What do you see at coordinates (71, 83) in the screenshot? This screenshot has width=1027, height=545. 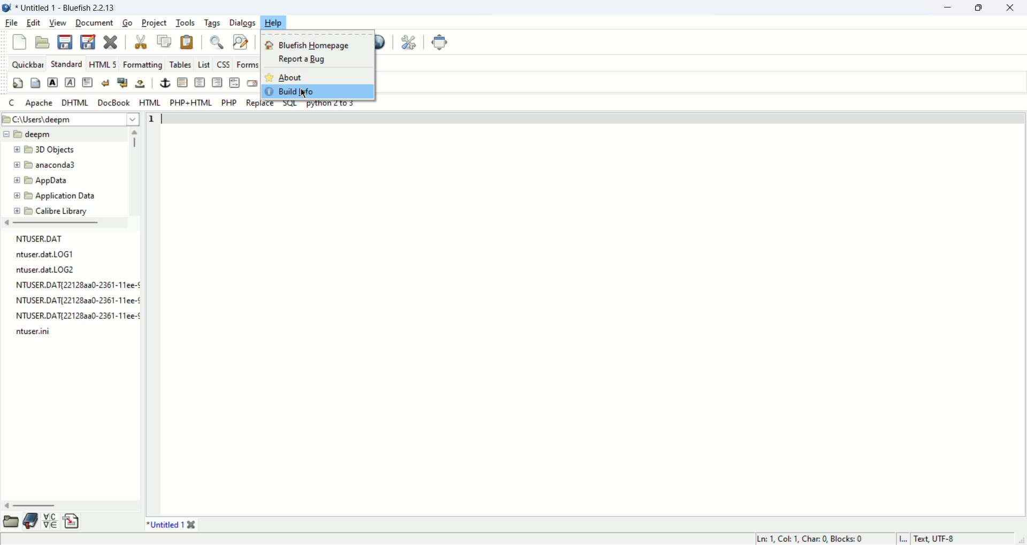 I see `emphasis` at bounding box center [71, 83].